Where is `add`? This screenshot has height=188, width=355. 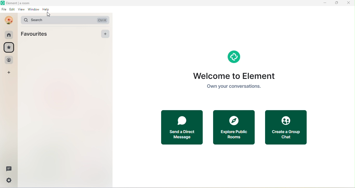
add is located at coordinates (9, 74).